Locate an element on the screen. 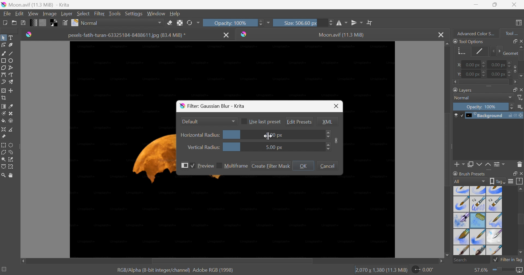 This screenshot has width=524, height=275. y: is located at coordinates (458, 74).